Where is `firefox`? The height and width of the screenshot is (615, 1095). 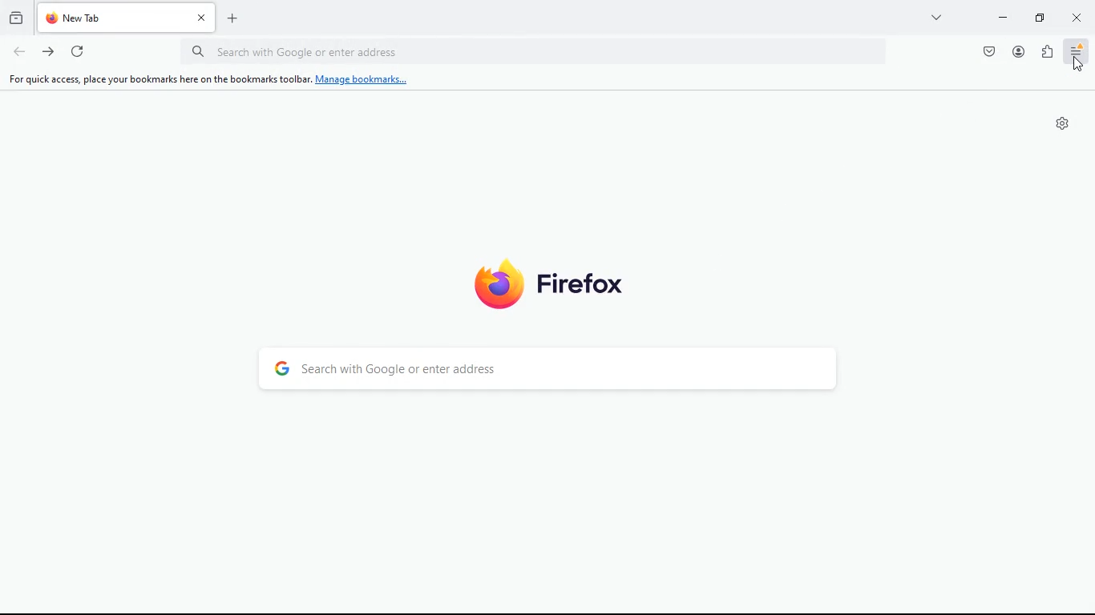 firefox is located at coordinates (569, 280).